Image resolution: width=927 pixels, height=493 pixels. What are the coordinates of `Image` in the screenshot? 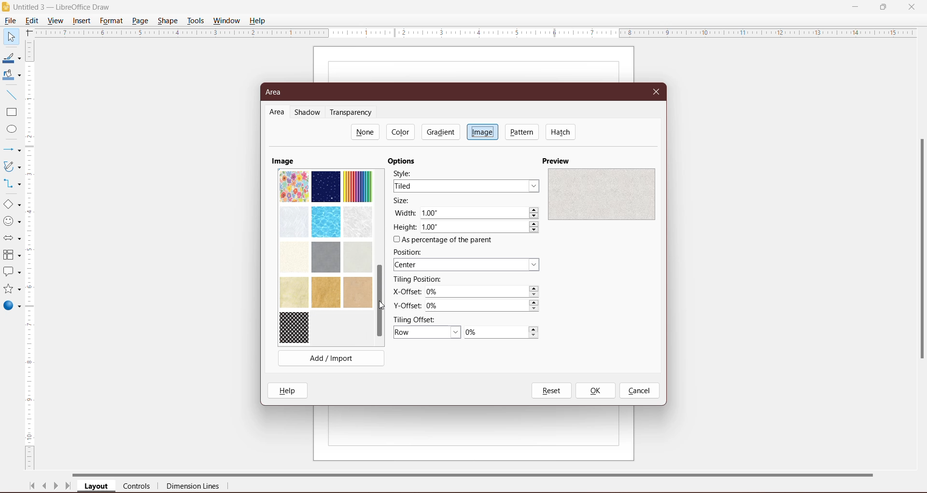 It's located at (482, 131).